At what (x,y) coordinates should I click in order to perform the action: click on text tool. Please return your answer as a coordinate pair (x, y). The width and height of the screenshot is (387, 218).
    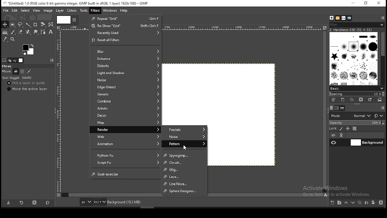
    Looking at the image, I should click on (51, 32).